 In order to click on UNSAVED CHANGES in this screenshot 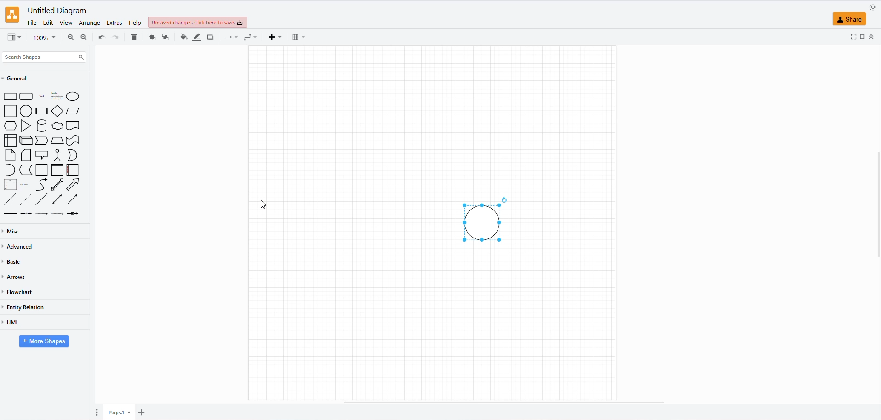, I will do `click(207, 23)`.